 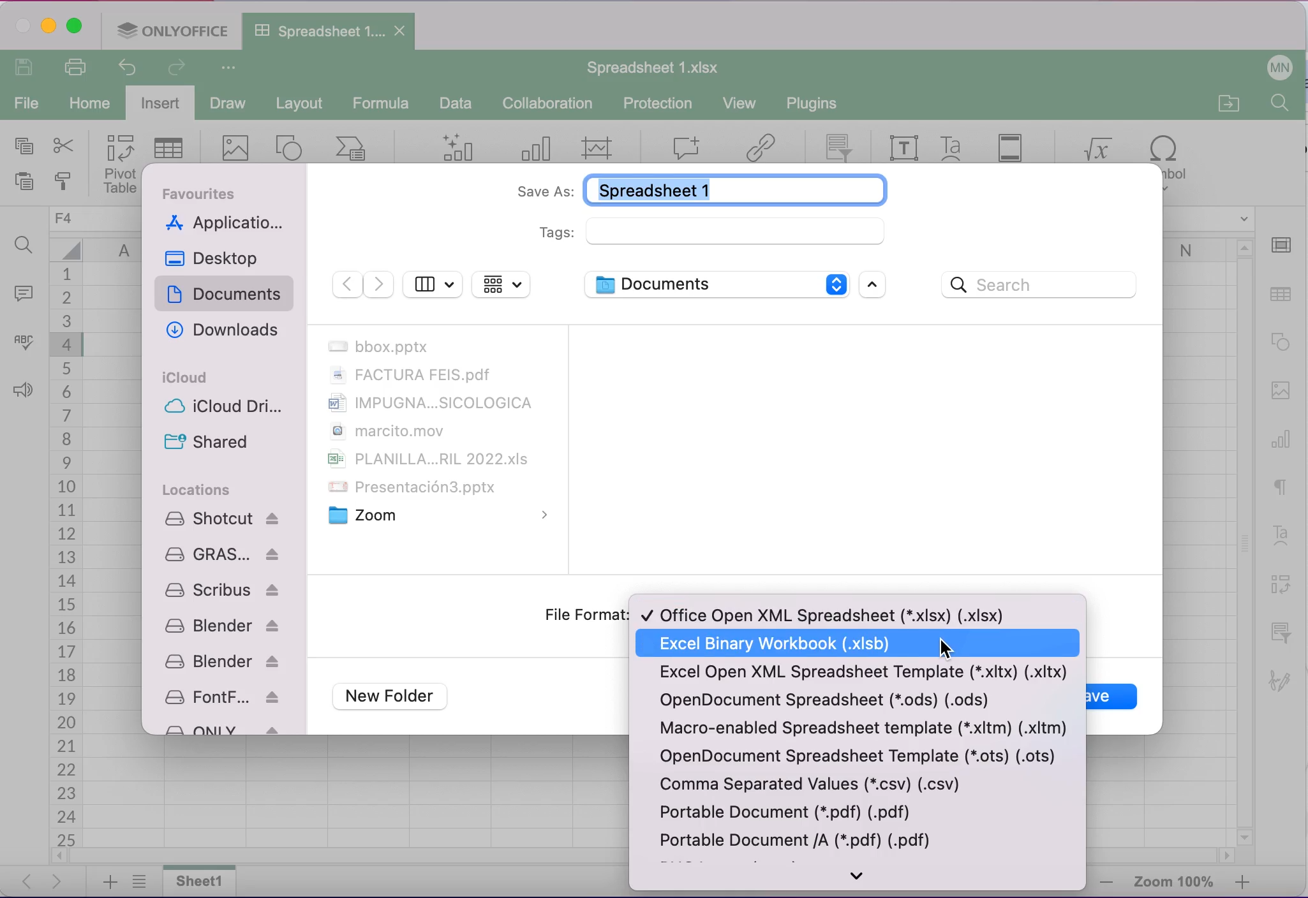 I want to click on save as, so click(x=694, y=188).